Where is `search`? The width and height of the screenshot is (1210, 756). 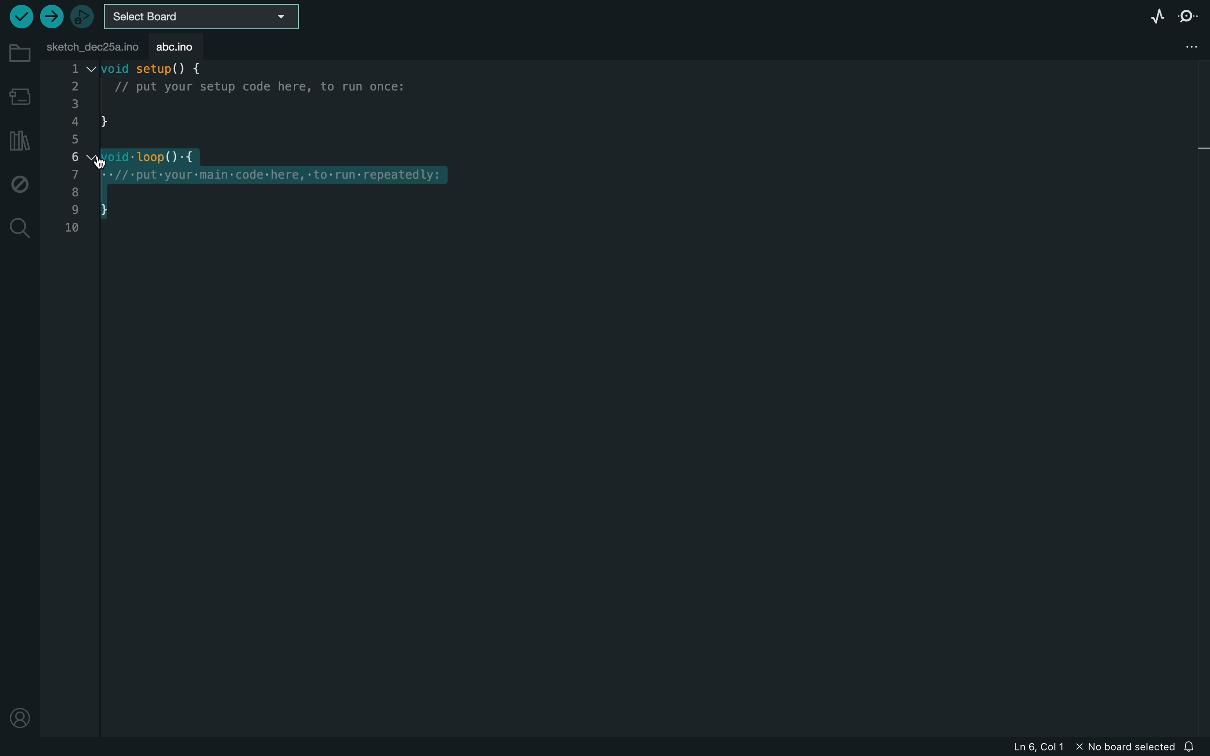
search is located at coordinates (19, 229).